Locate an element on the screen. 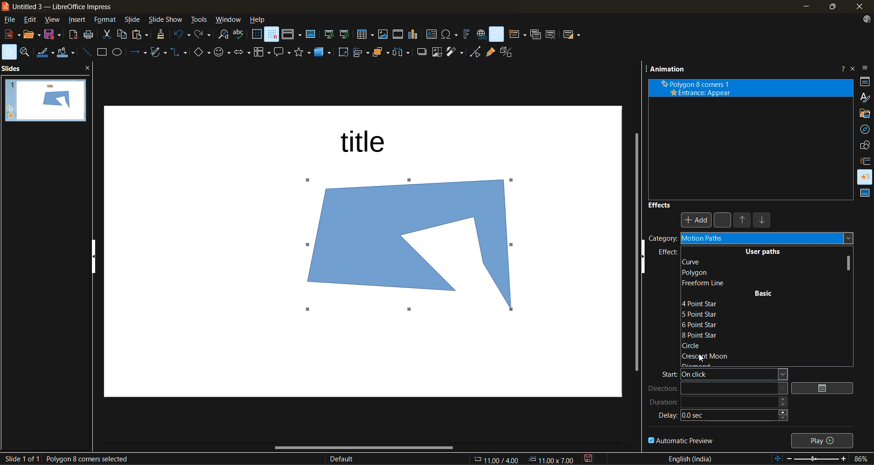  toggle extrusion is located at coordinates (507, 52).